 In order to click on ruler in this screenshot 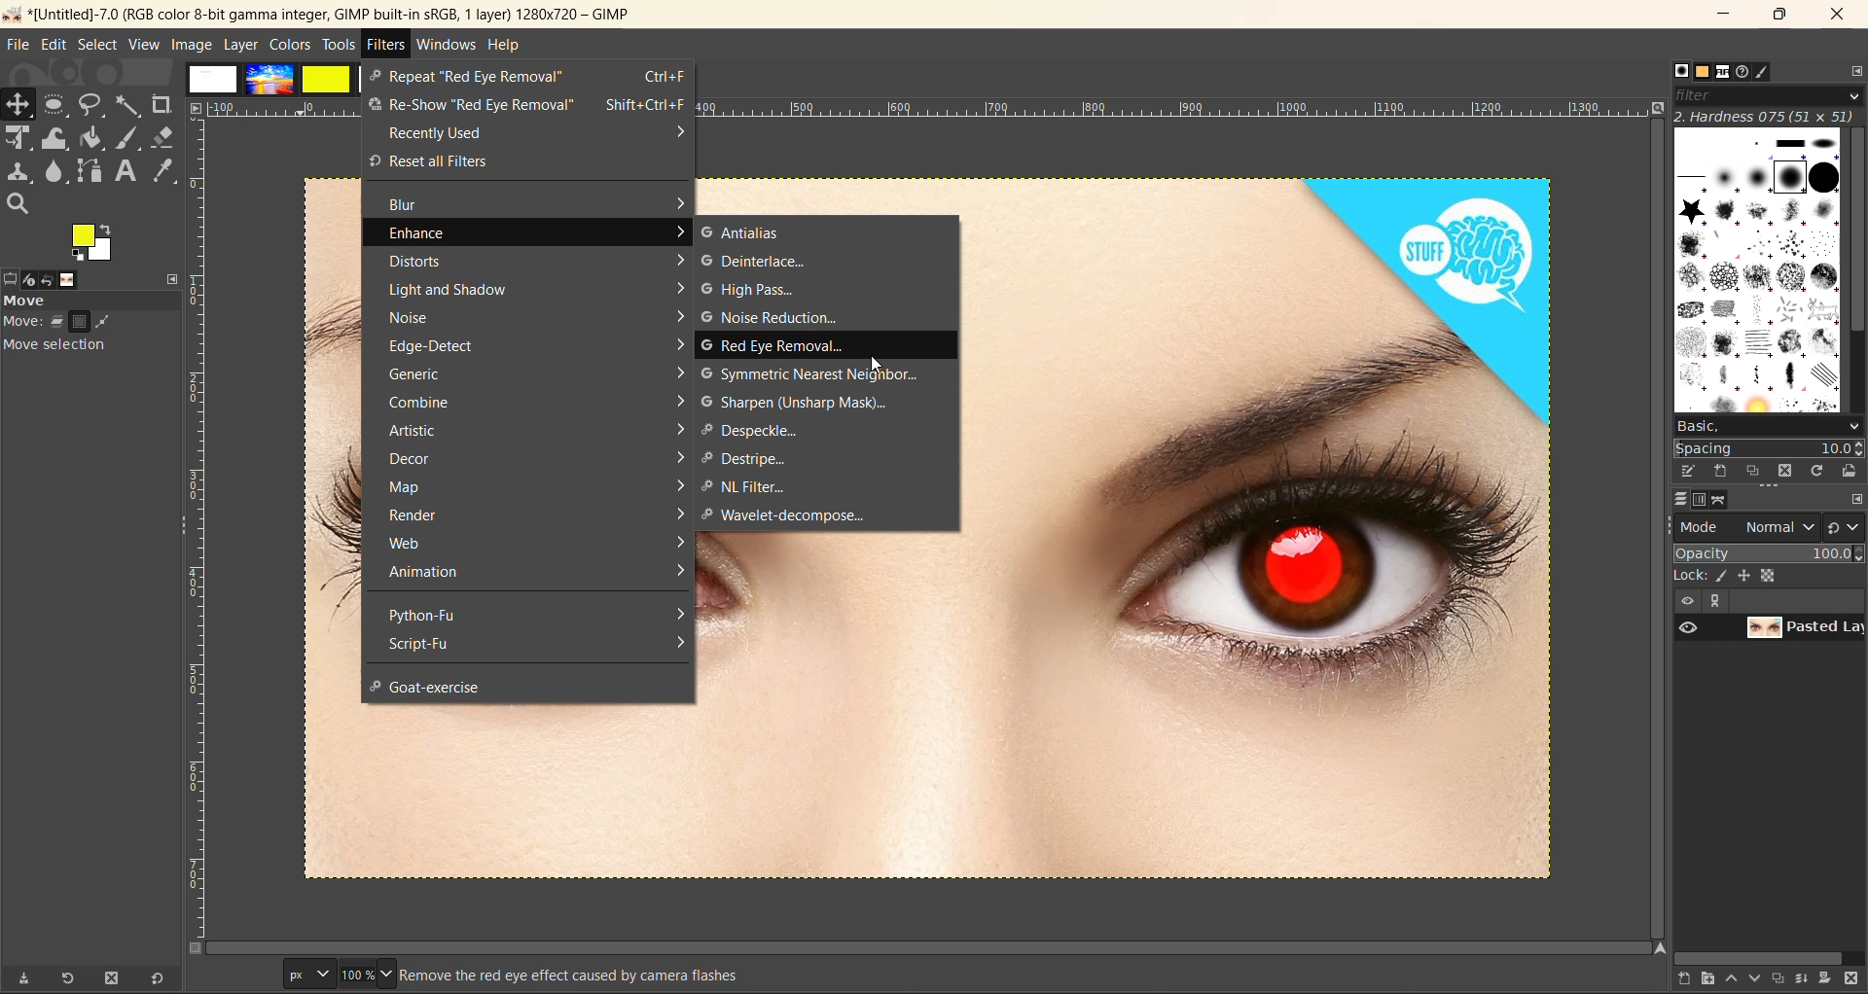, I will do `click(201, 527)`.